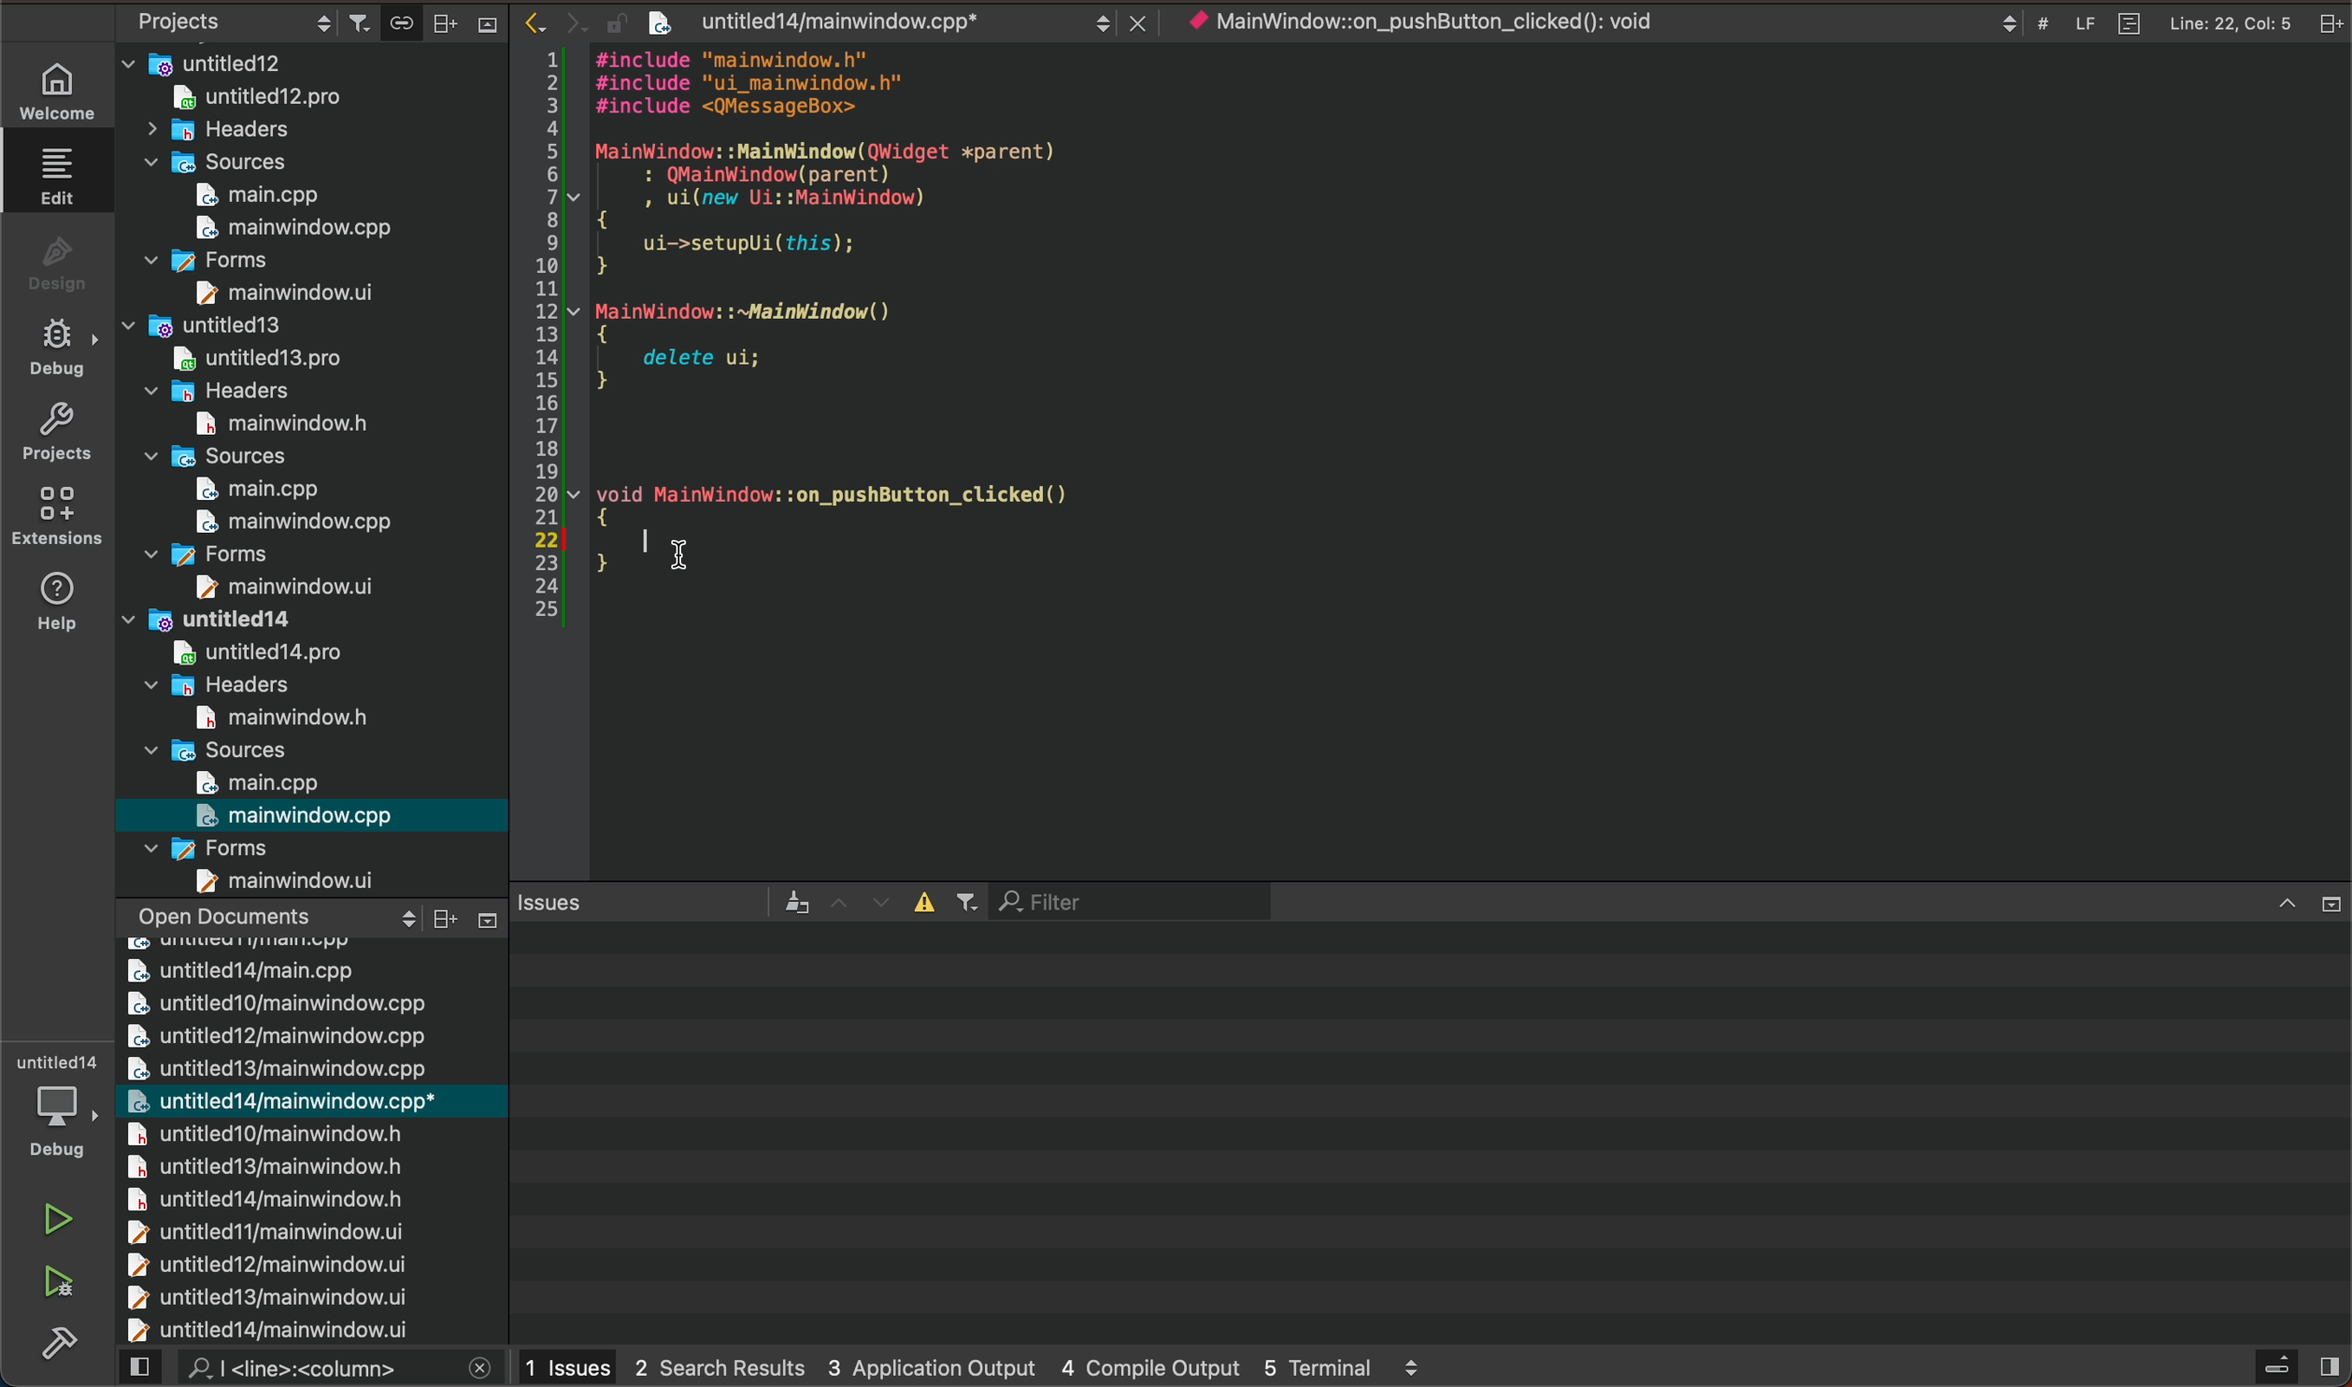 The image size is (2352, 1387). Describe the element at coordinates (242, 557) in the screenshot. I see `forms` at that location.